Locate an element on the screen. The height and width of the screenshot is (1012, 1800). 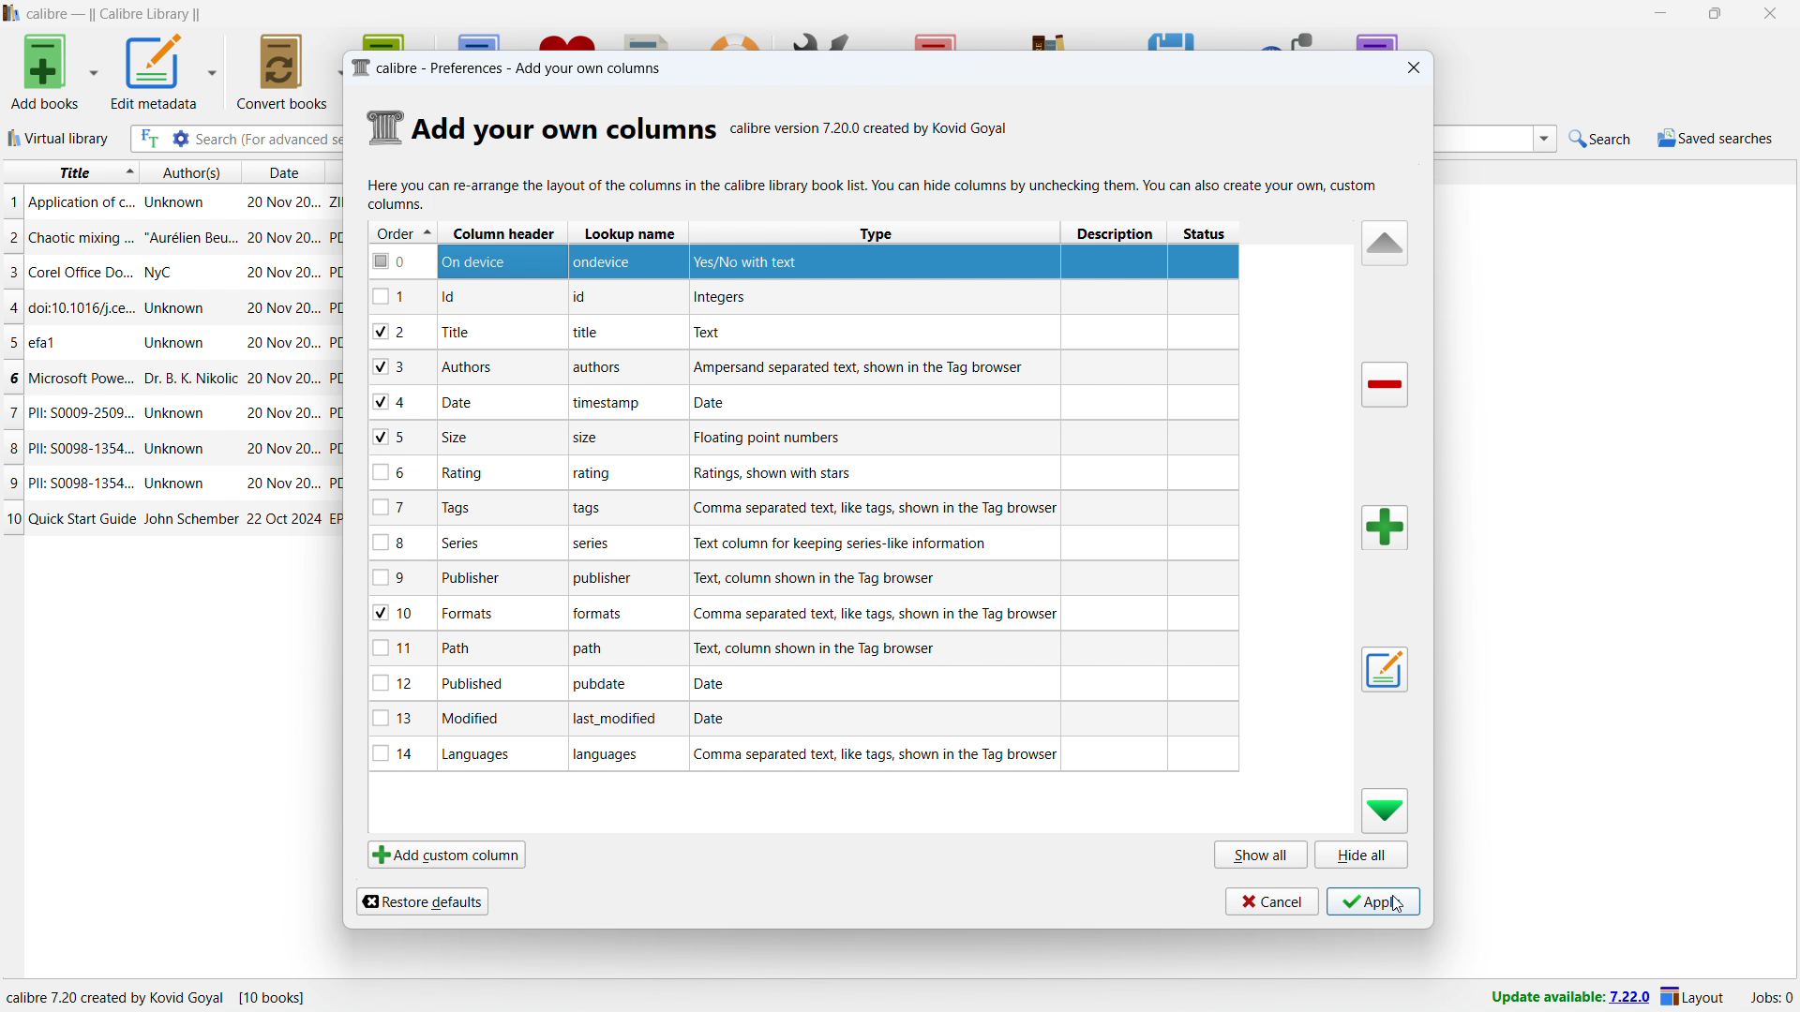
languages is located at coordinates (612, 757).